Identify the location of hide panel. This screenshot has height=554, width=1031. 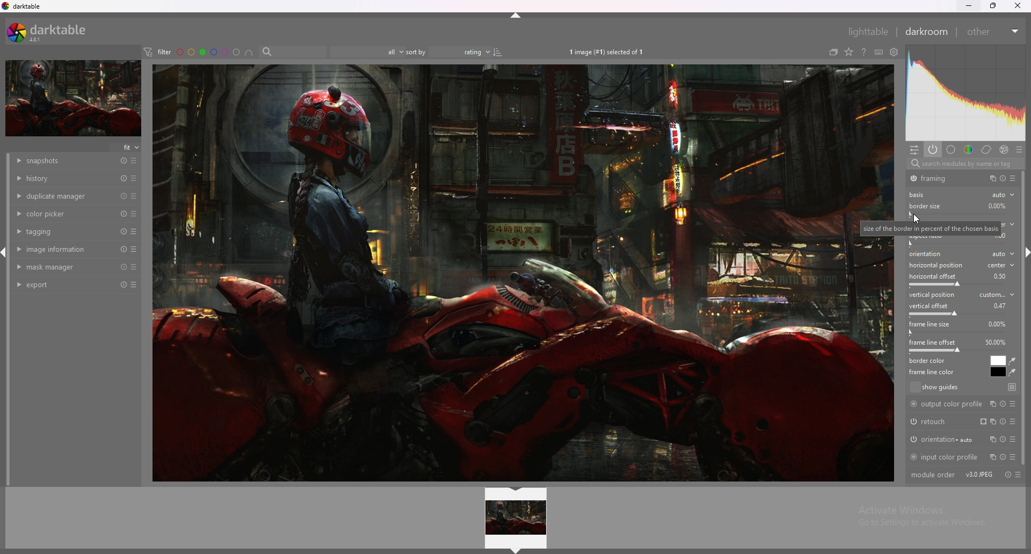
(515, 550).